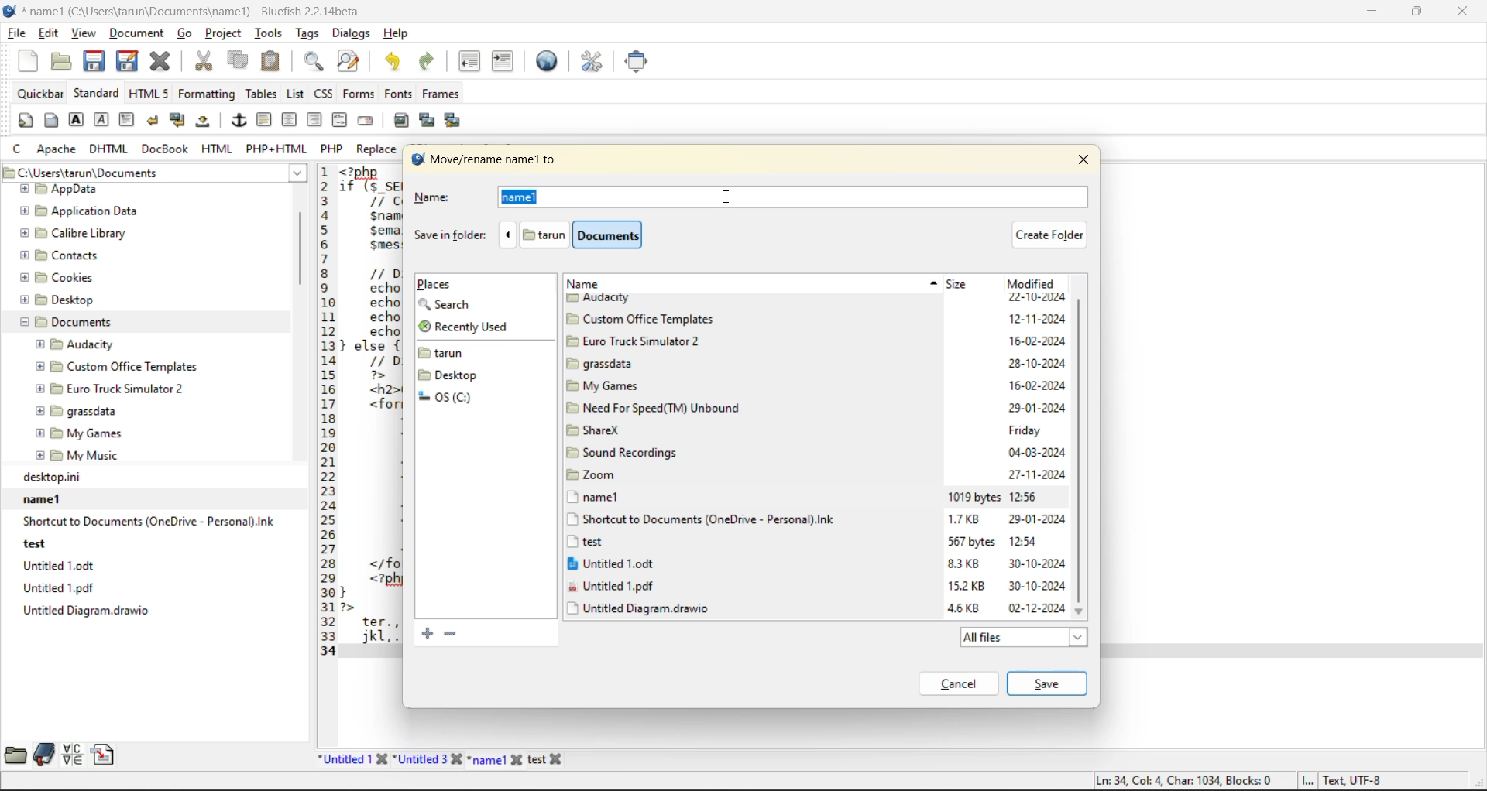  Describe the element at coordinates (129, 119) in the screenshot. I see `paragraph` at that location.